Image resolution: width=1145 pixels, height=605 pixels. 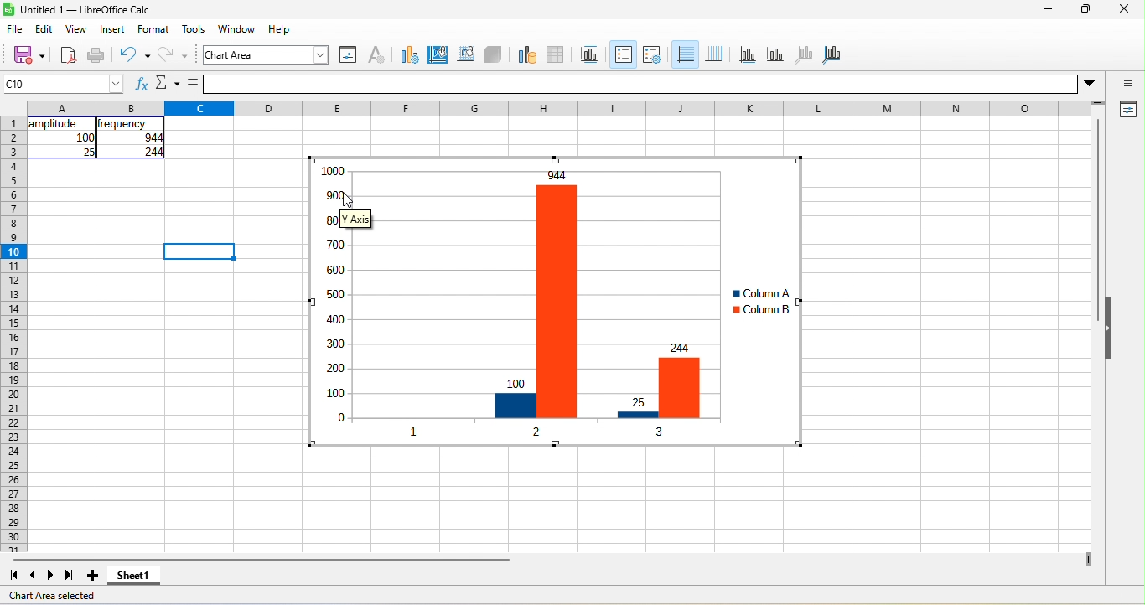 I want to click on column headings, so click(x=563, y=106).